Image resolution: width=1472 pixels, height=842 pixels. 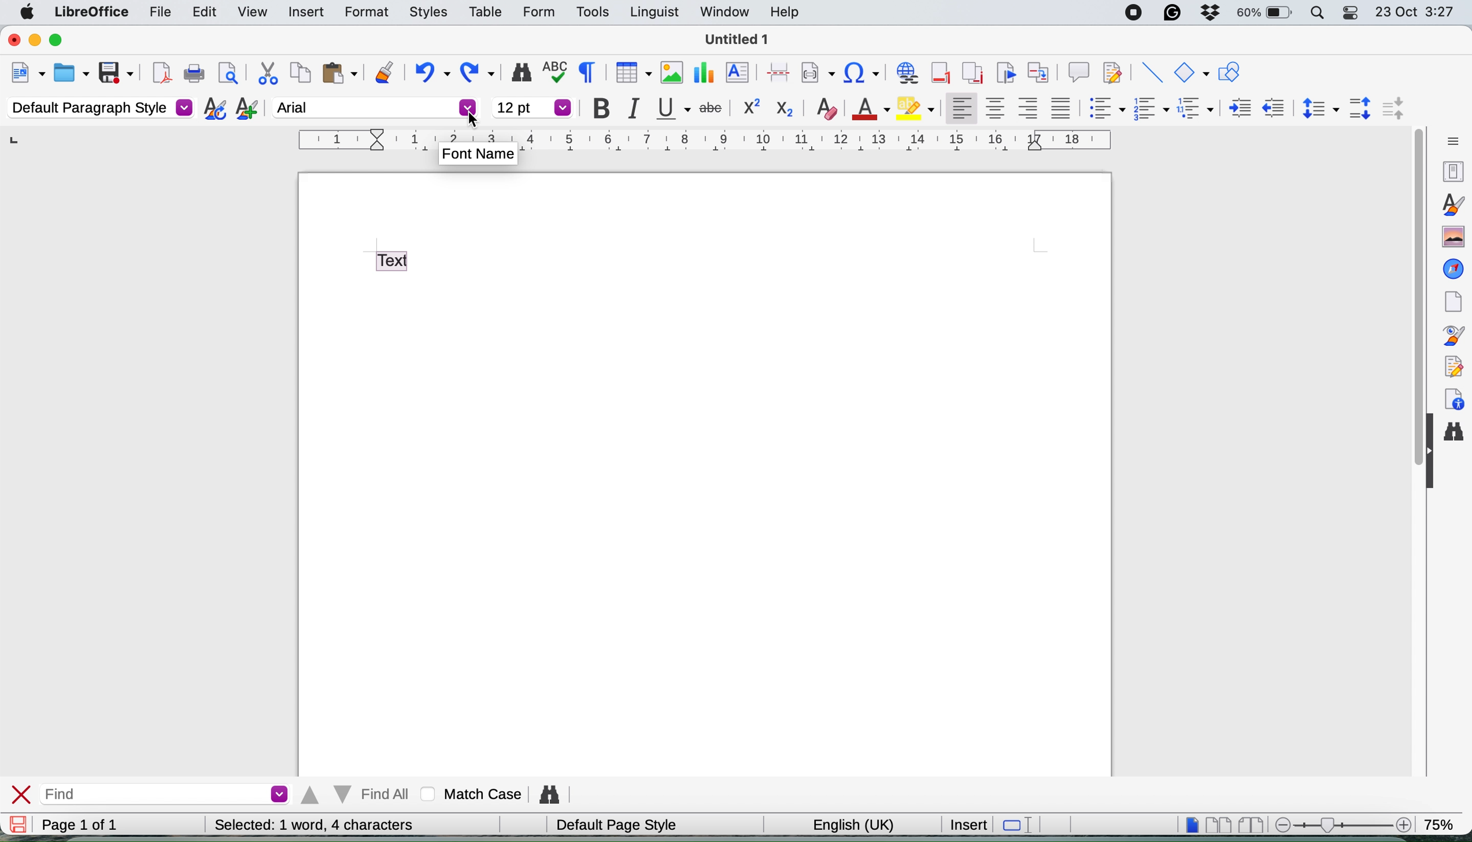 I want to click on date and time, so click(x=1416, y=13).